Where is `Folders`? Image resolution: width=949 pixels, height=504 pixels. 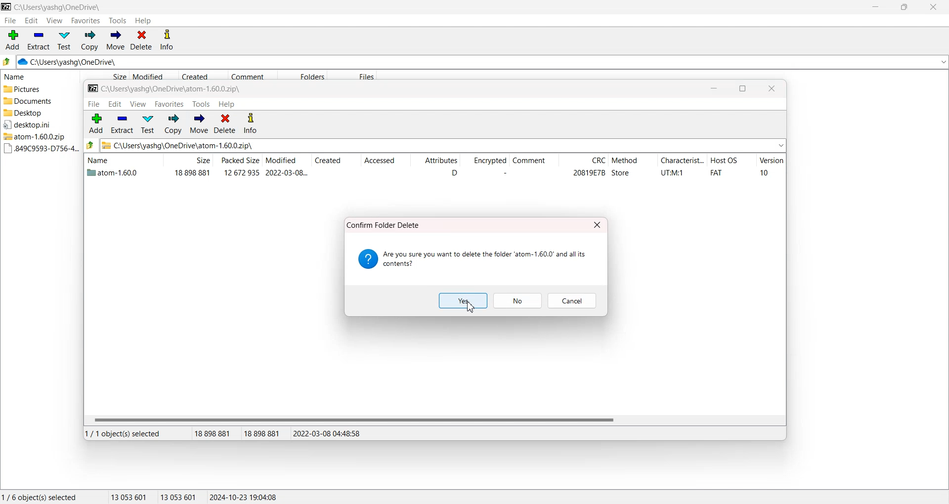
Folders is located at coordinates (302, 75).